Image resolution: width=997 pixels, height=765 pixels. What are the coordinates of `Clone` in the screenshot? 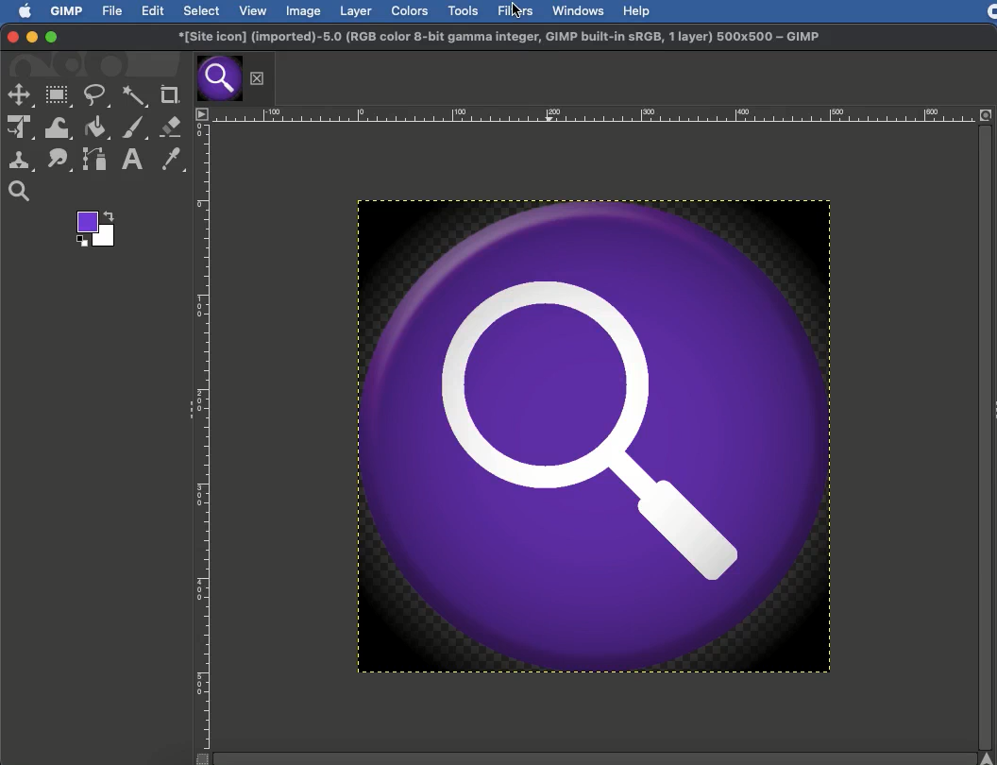 It's located at (22, 161).